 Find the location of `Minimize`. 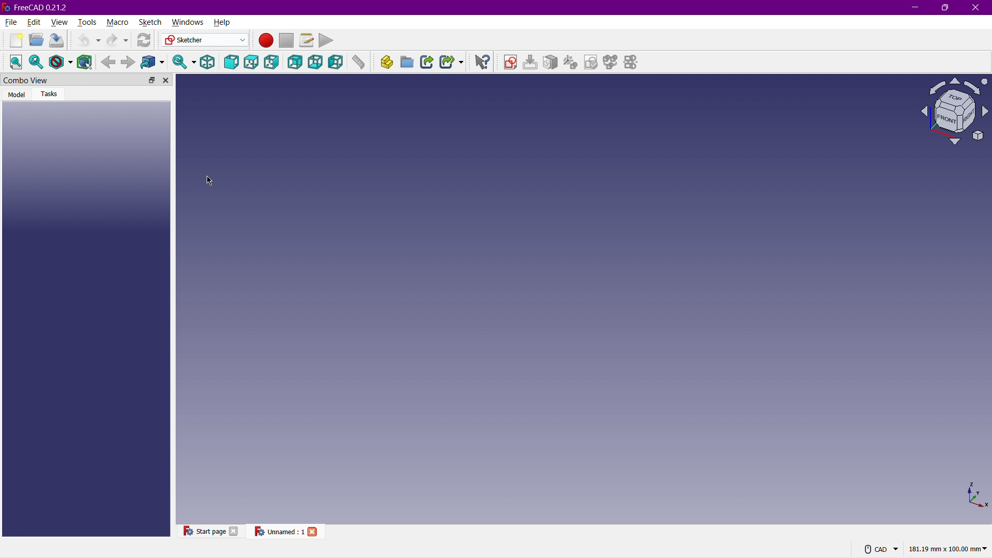

Minimize is located at coordinates (915, 8).